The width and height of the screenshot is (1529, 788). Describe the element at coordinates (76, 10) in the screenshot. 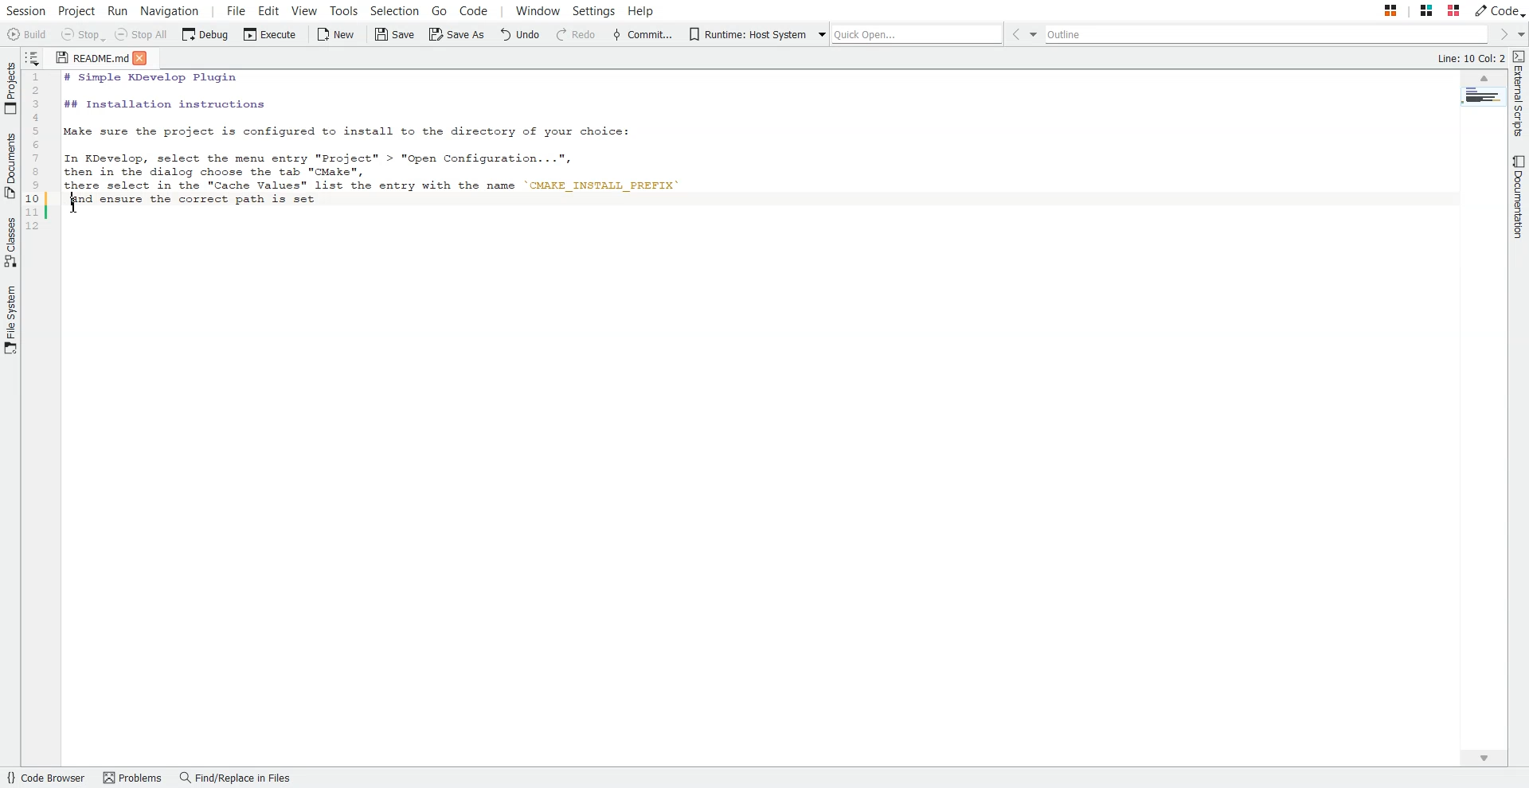

I see `Project` at that location.